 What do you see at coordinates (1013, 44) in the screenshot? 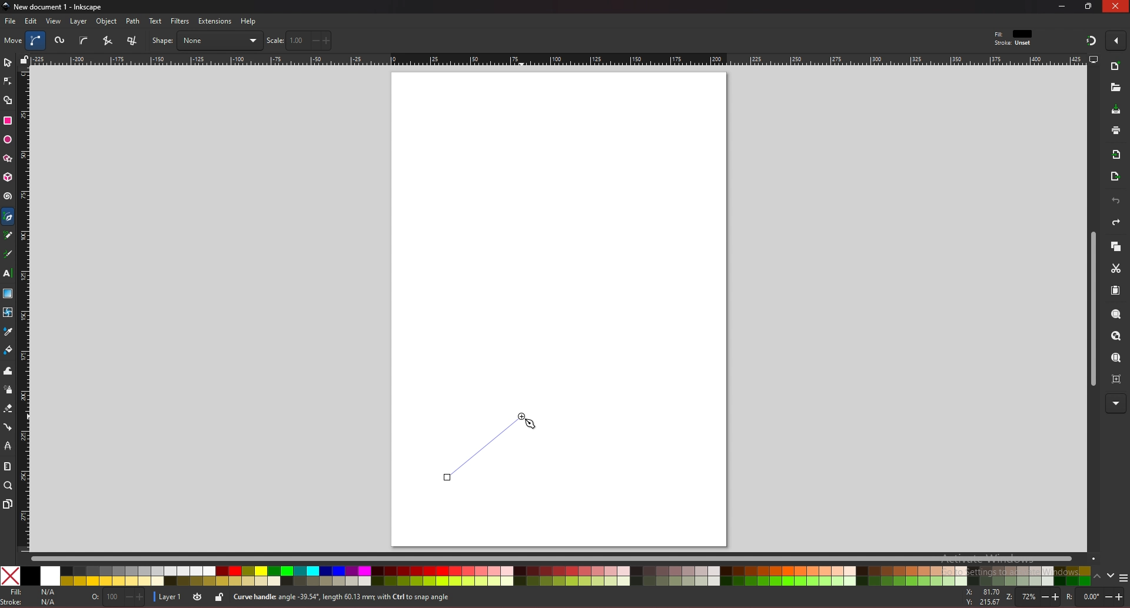
I see `stroke` at bounding box center [1013, 44].